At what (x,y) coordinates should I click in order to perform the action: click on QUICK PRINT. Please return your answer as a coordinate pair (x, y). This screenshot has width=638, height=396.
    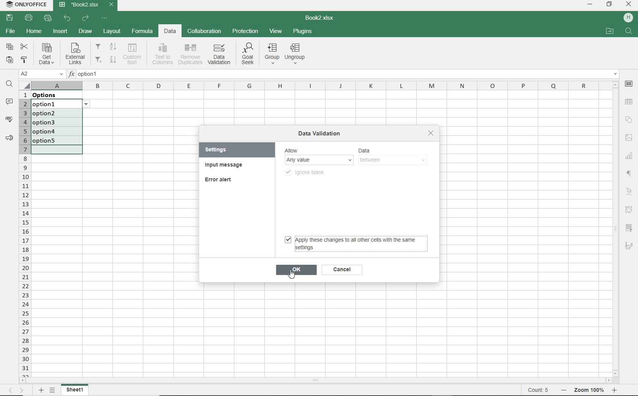
    Looking at the image, I should click on (48, 18).